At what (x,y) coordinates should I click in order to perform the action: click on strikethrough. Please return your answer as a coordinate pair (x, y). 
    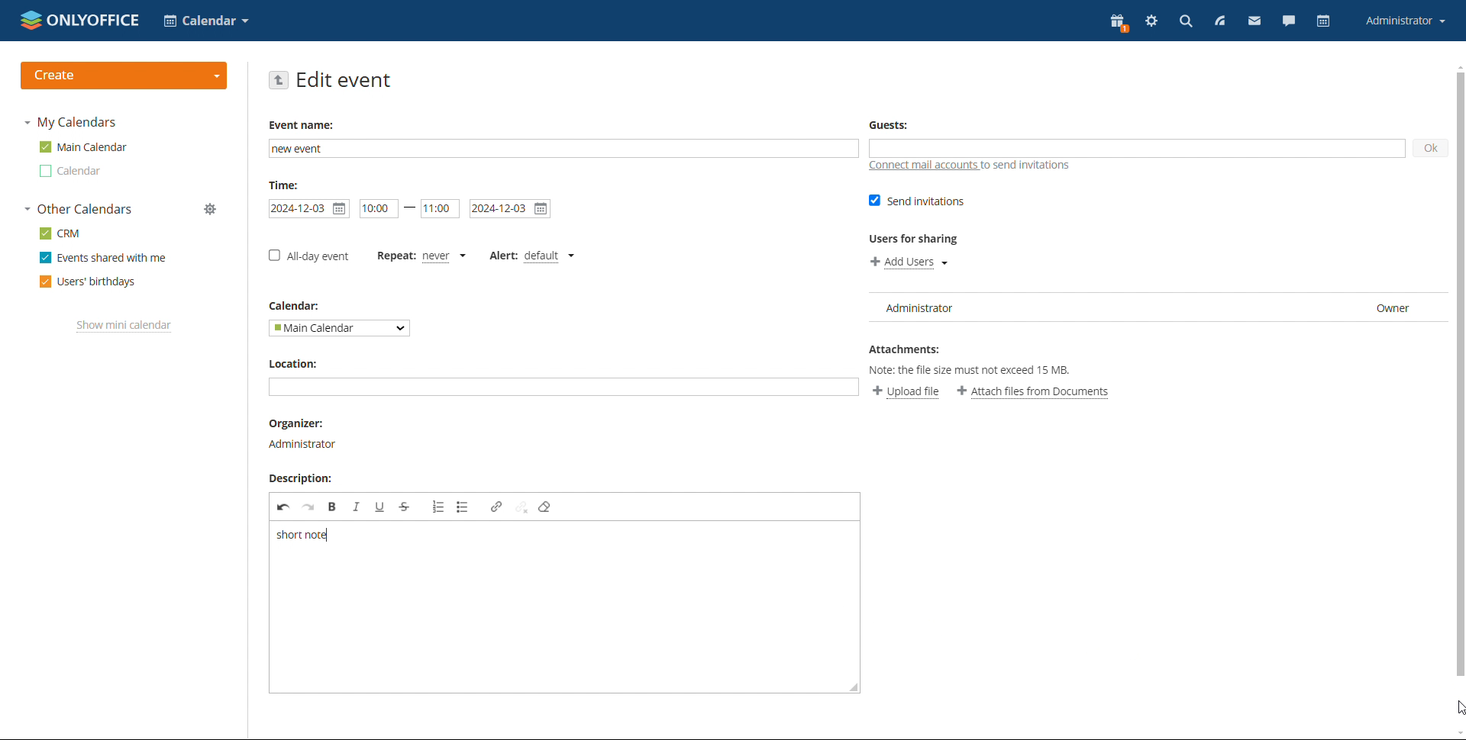
    Looking at the image, I should click on (405, 507).